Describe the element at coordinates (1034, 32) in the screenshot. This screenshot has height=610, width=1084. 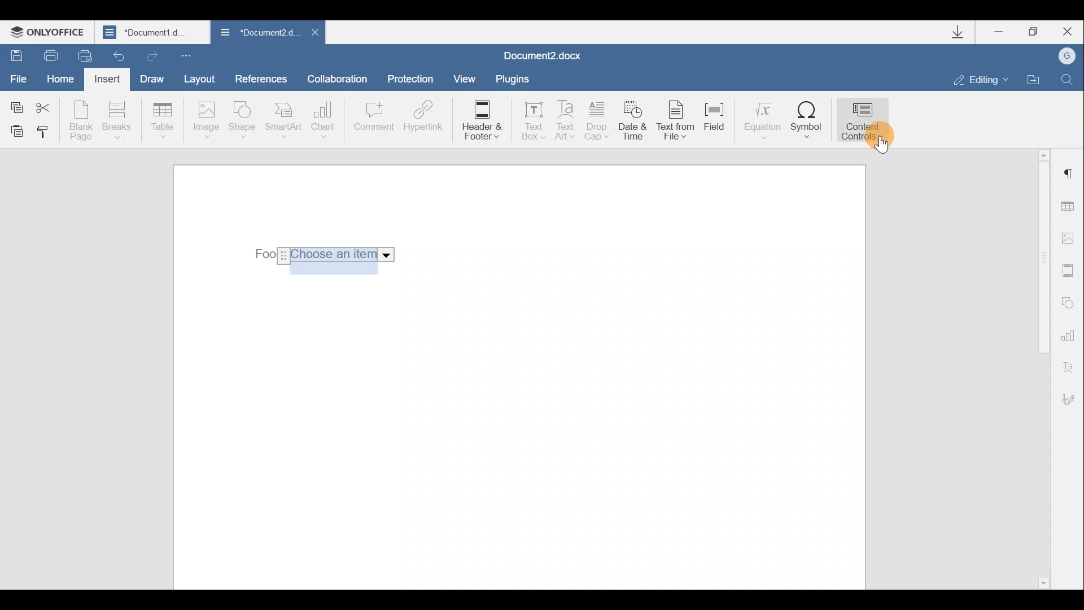
I see `Maximize` at that location.